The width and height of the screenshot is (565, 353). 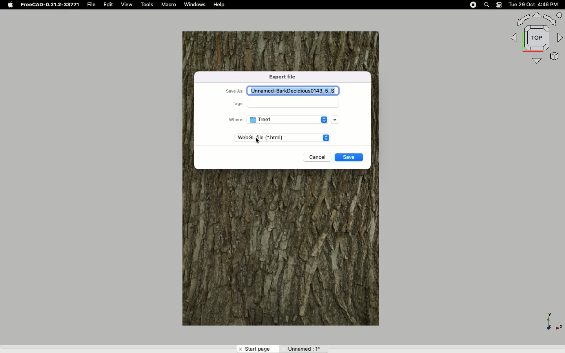 I want to click on Unnamed:1*, so click(x=307, y=348).